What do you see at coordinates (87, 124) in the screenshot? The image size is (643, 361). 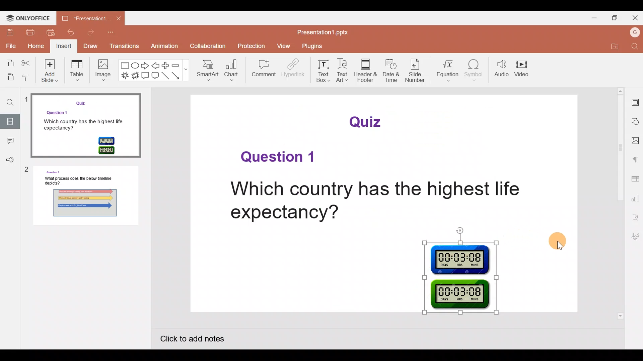 I see `Slide 1 preview` at bounding box center [87, 124].